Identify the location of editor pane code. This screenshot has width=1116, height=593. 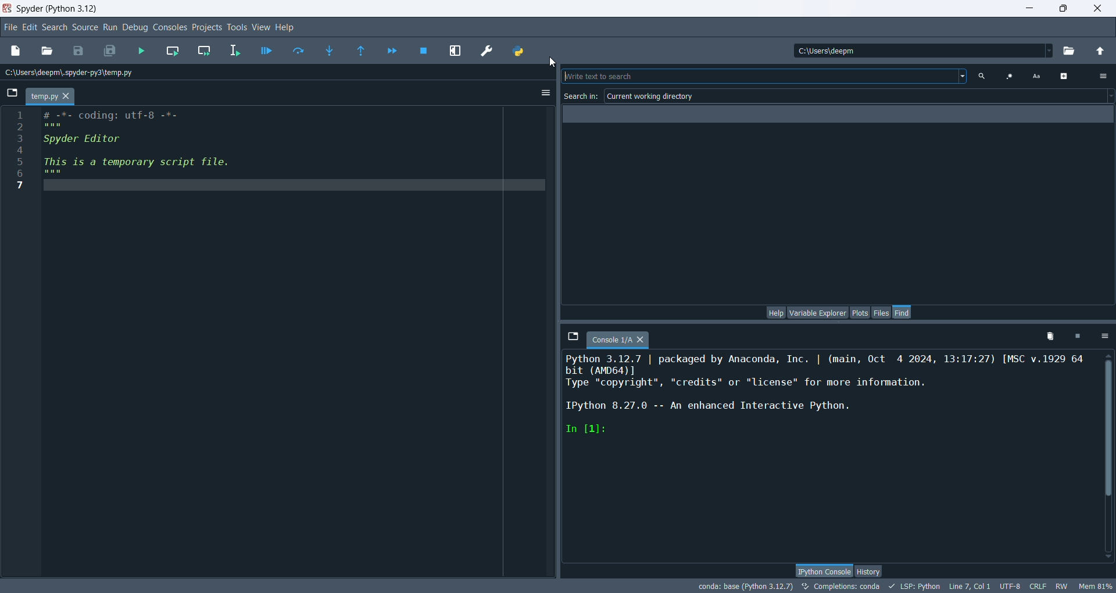
(148, 149).